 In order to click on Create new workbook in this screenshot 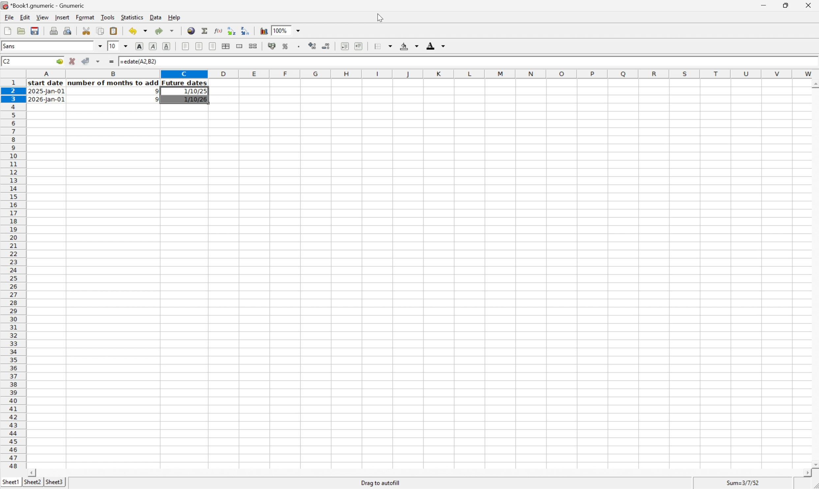, I will do `click(7, 31)`.